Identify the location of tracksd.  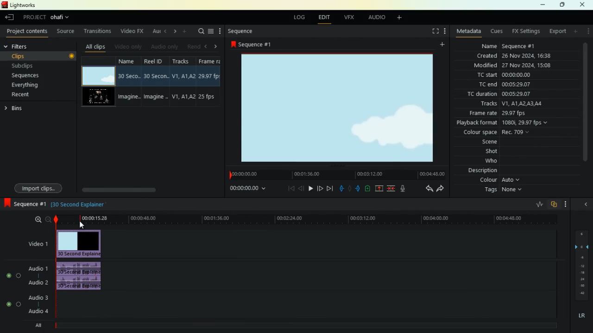
(183, 62).